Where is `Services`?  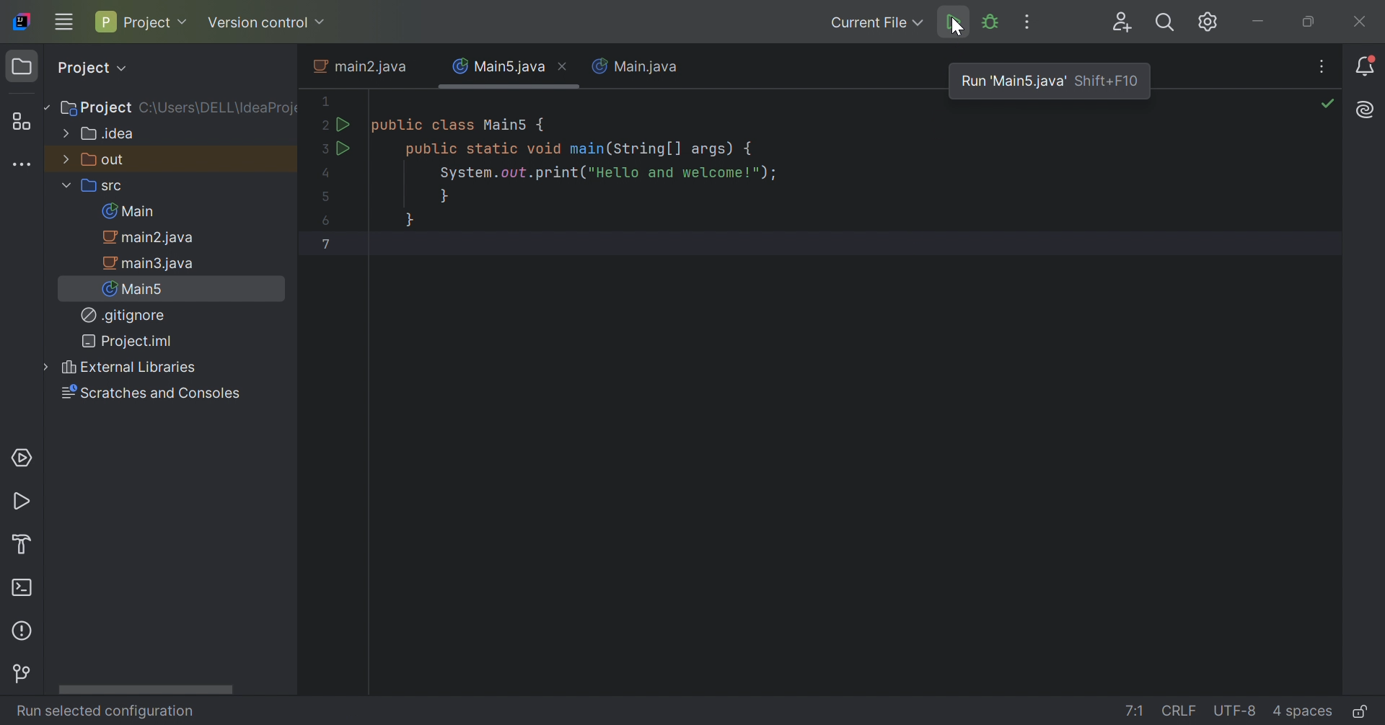
Services is located at coordinates (22, 455).